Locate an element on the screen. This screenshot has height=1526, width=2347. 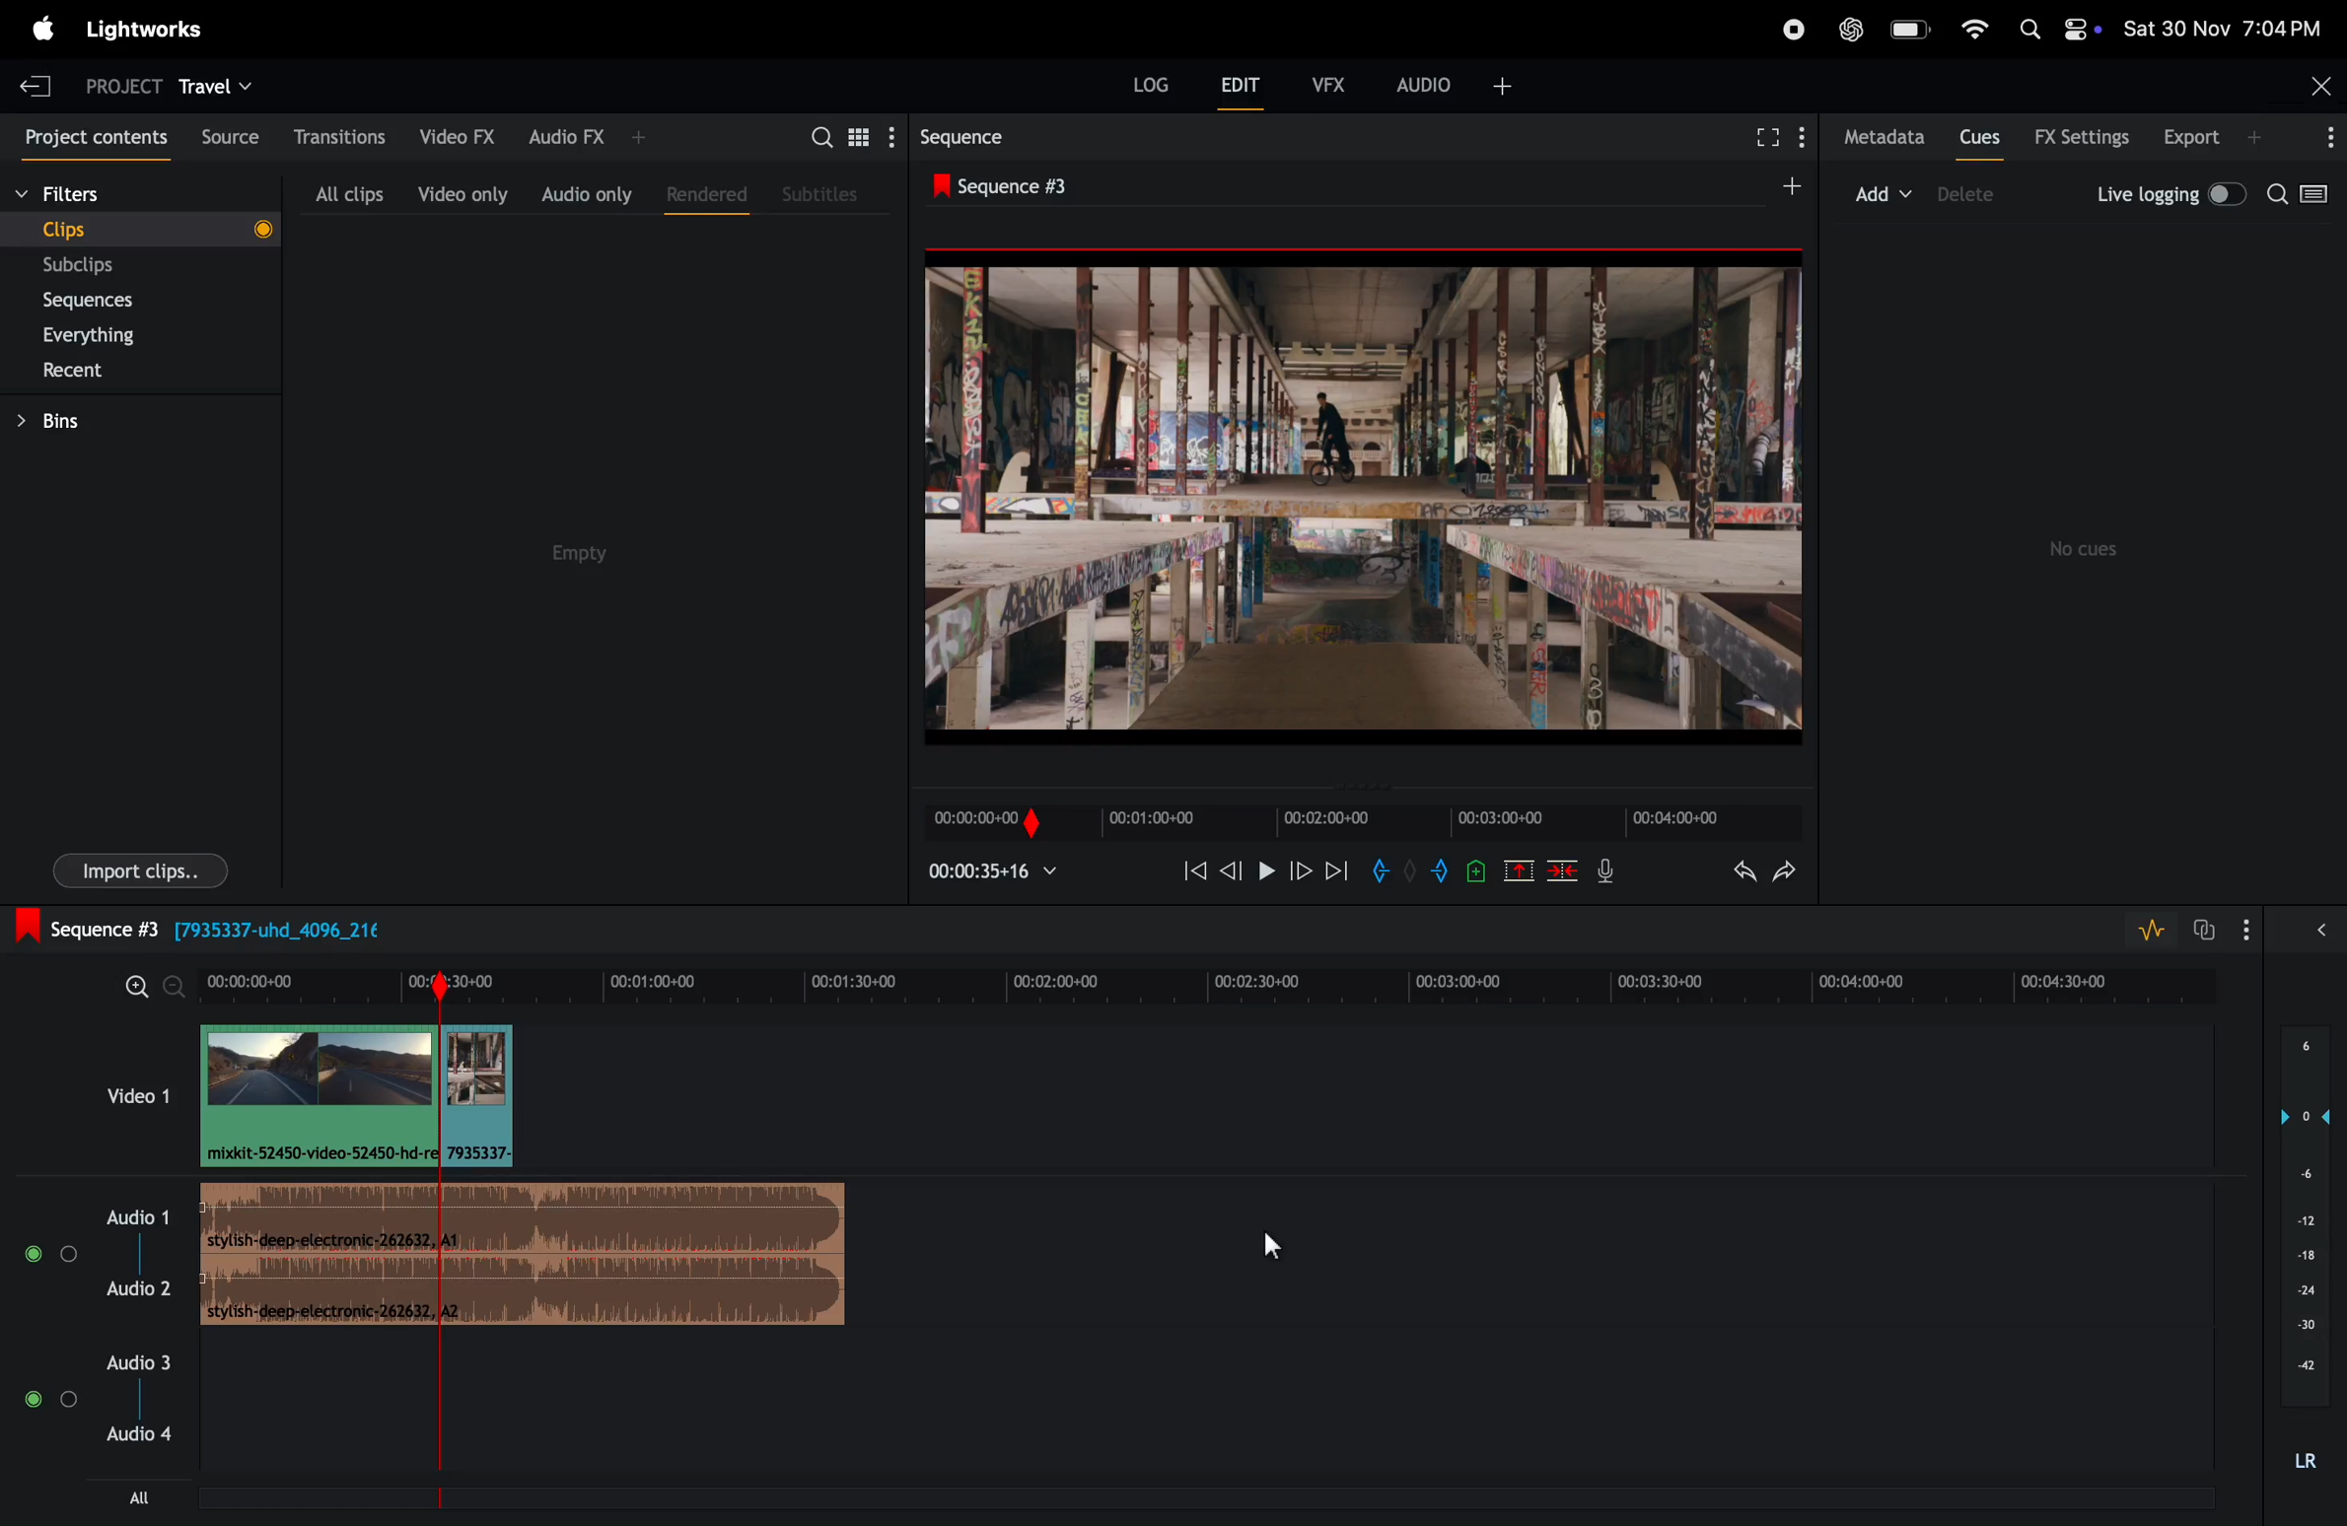
fx settings is located at coordinates (2082, 137).